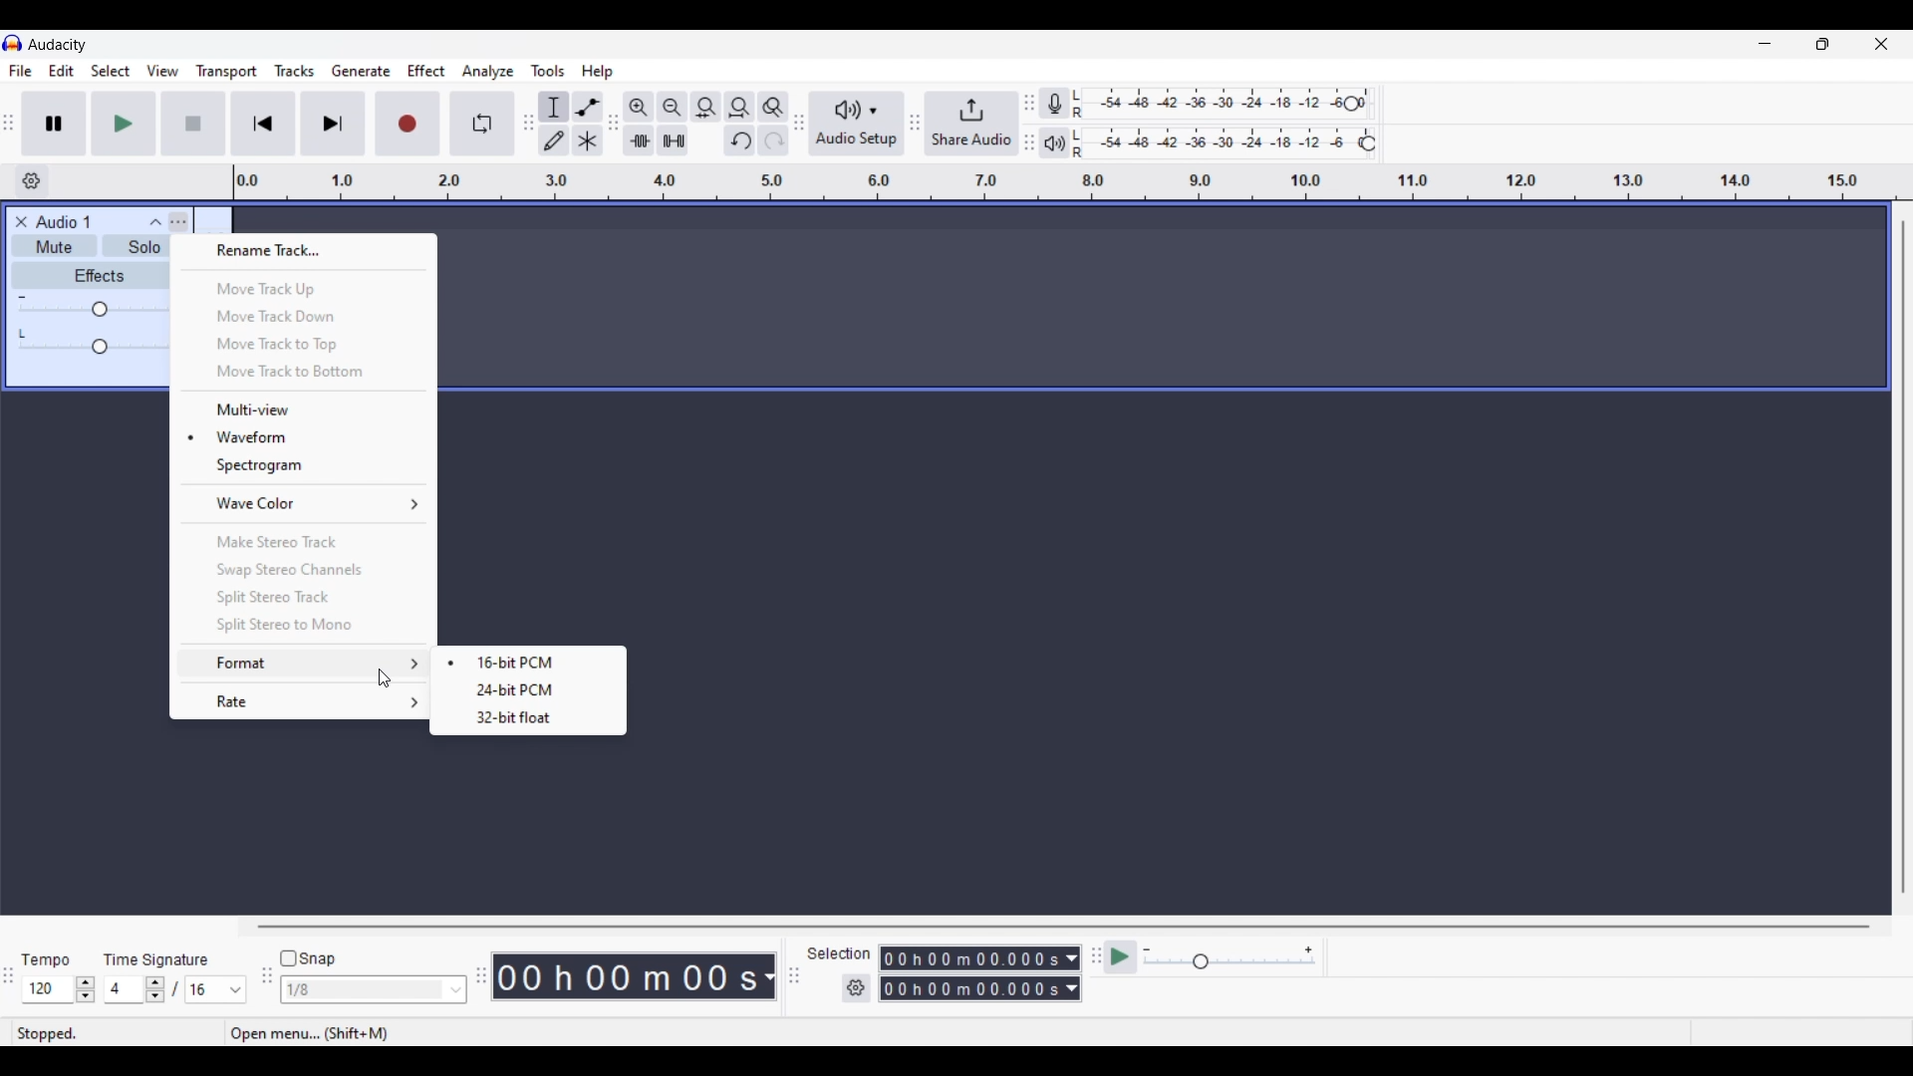 The width and height of the screenshot is (1913, 1076). I want to click on Fit selection to width, so click(705, 108).